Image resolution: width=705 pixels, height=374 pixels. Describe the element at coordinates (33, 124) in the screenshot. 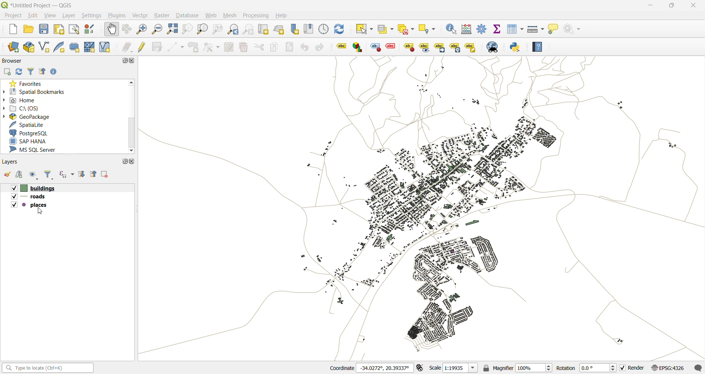

I see `spatilite` at that location.